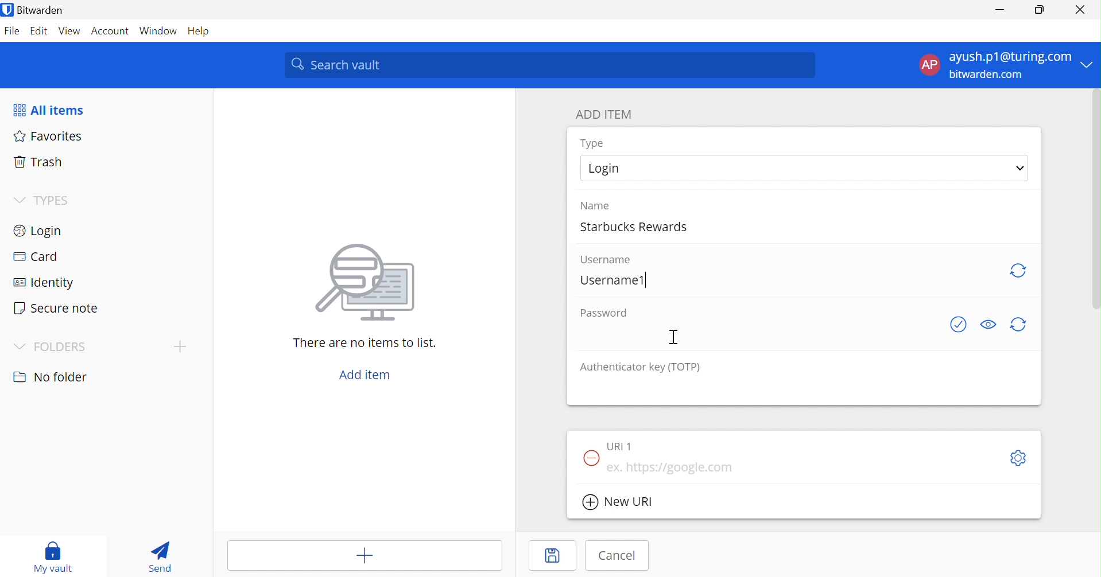  I want to click on Cursor, so click(673, 337).